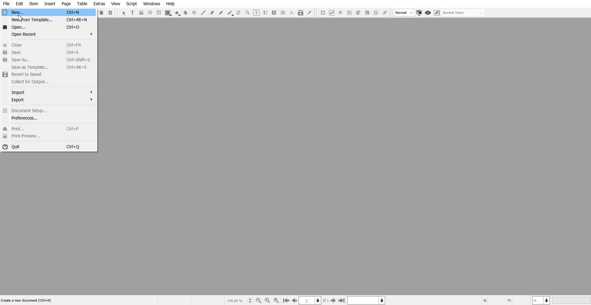 Image resolution: width=591 pixels, height=305 pixels. What do you see at coordinates (186, 13) in the screenshot?
I see `Arc` at bounding box center [186, 13].